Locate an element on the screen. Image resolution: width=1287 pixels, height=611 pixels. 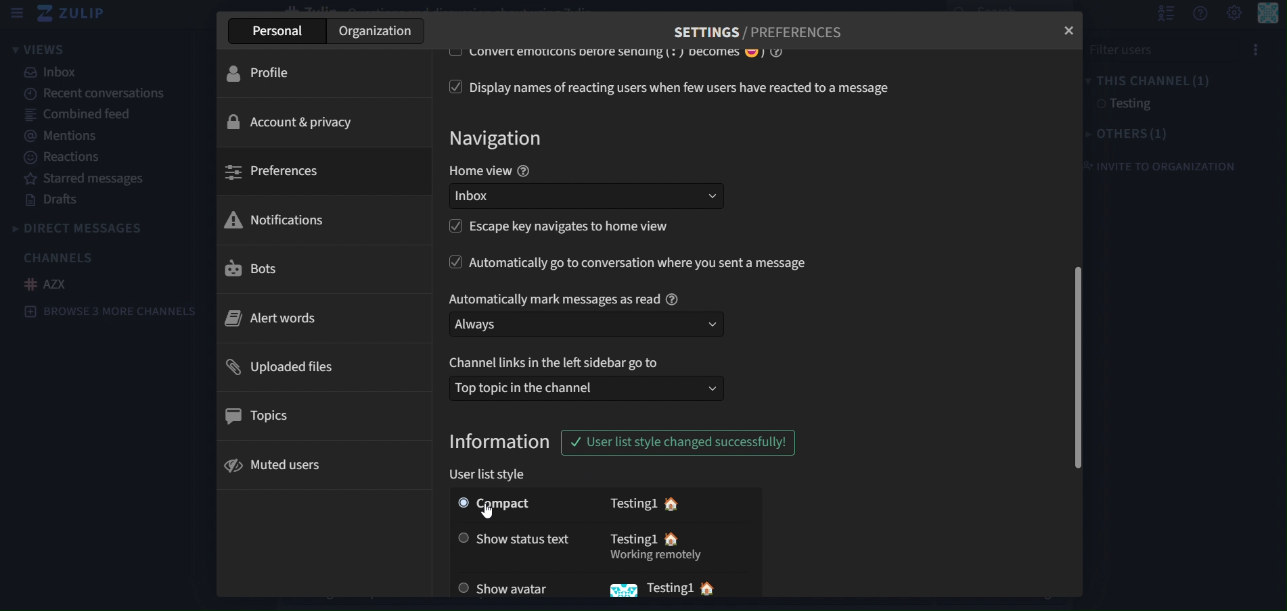
recent conversations is located at coordinates (99, 93).